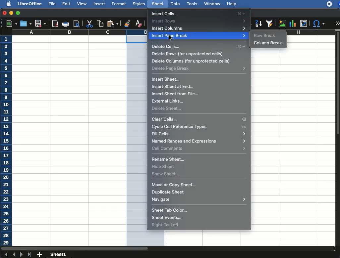  What do you see at coordinates (168, 193) in the screenshot?
I see `duplicate sheet` at bounding box center [168, 193].